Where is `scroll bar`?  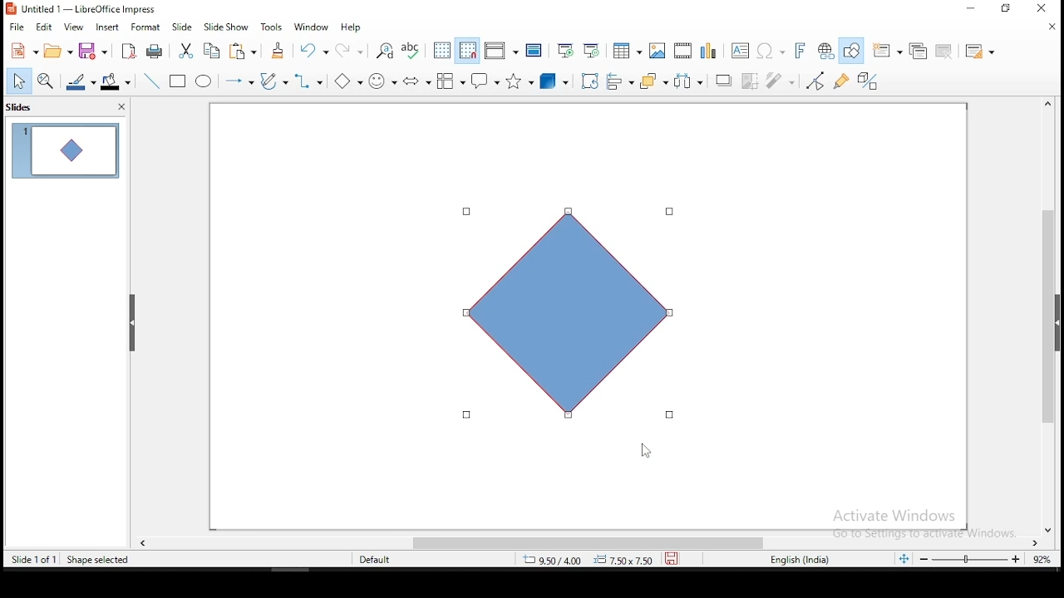
scroll bar is located at coordinates (571, 541).